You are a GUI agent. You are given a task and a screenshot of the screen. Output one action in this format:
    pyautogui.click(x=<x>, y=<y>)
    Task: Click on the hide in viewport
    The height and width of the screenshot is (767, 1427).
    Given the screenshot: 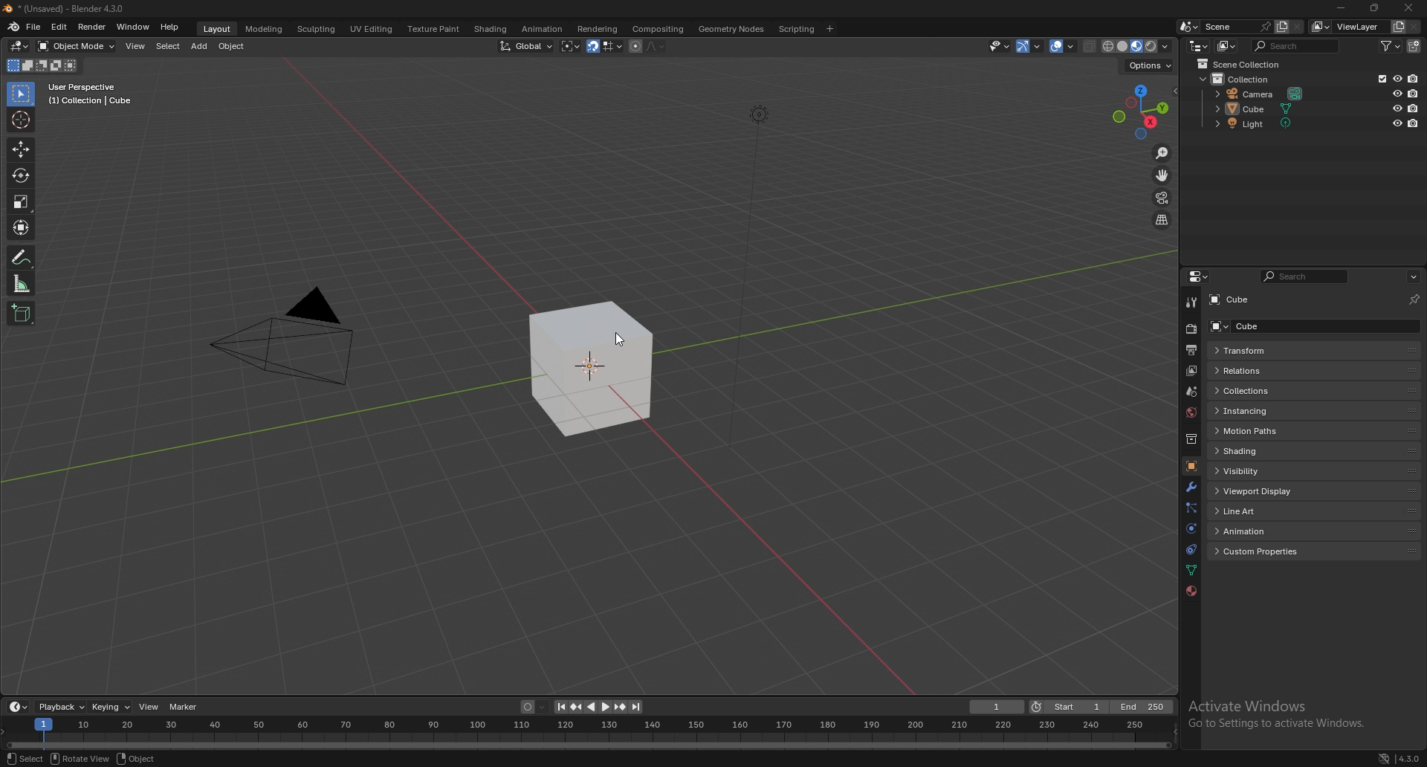 What is the action you would take?
    pyautogui.click(x=1397, y=93)
    